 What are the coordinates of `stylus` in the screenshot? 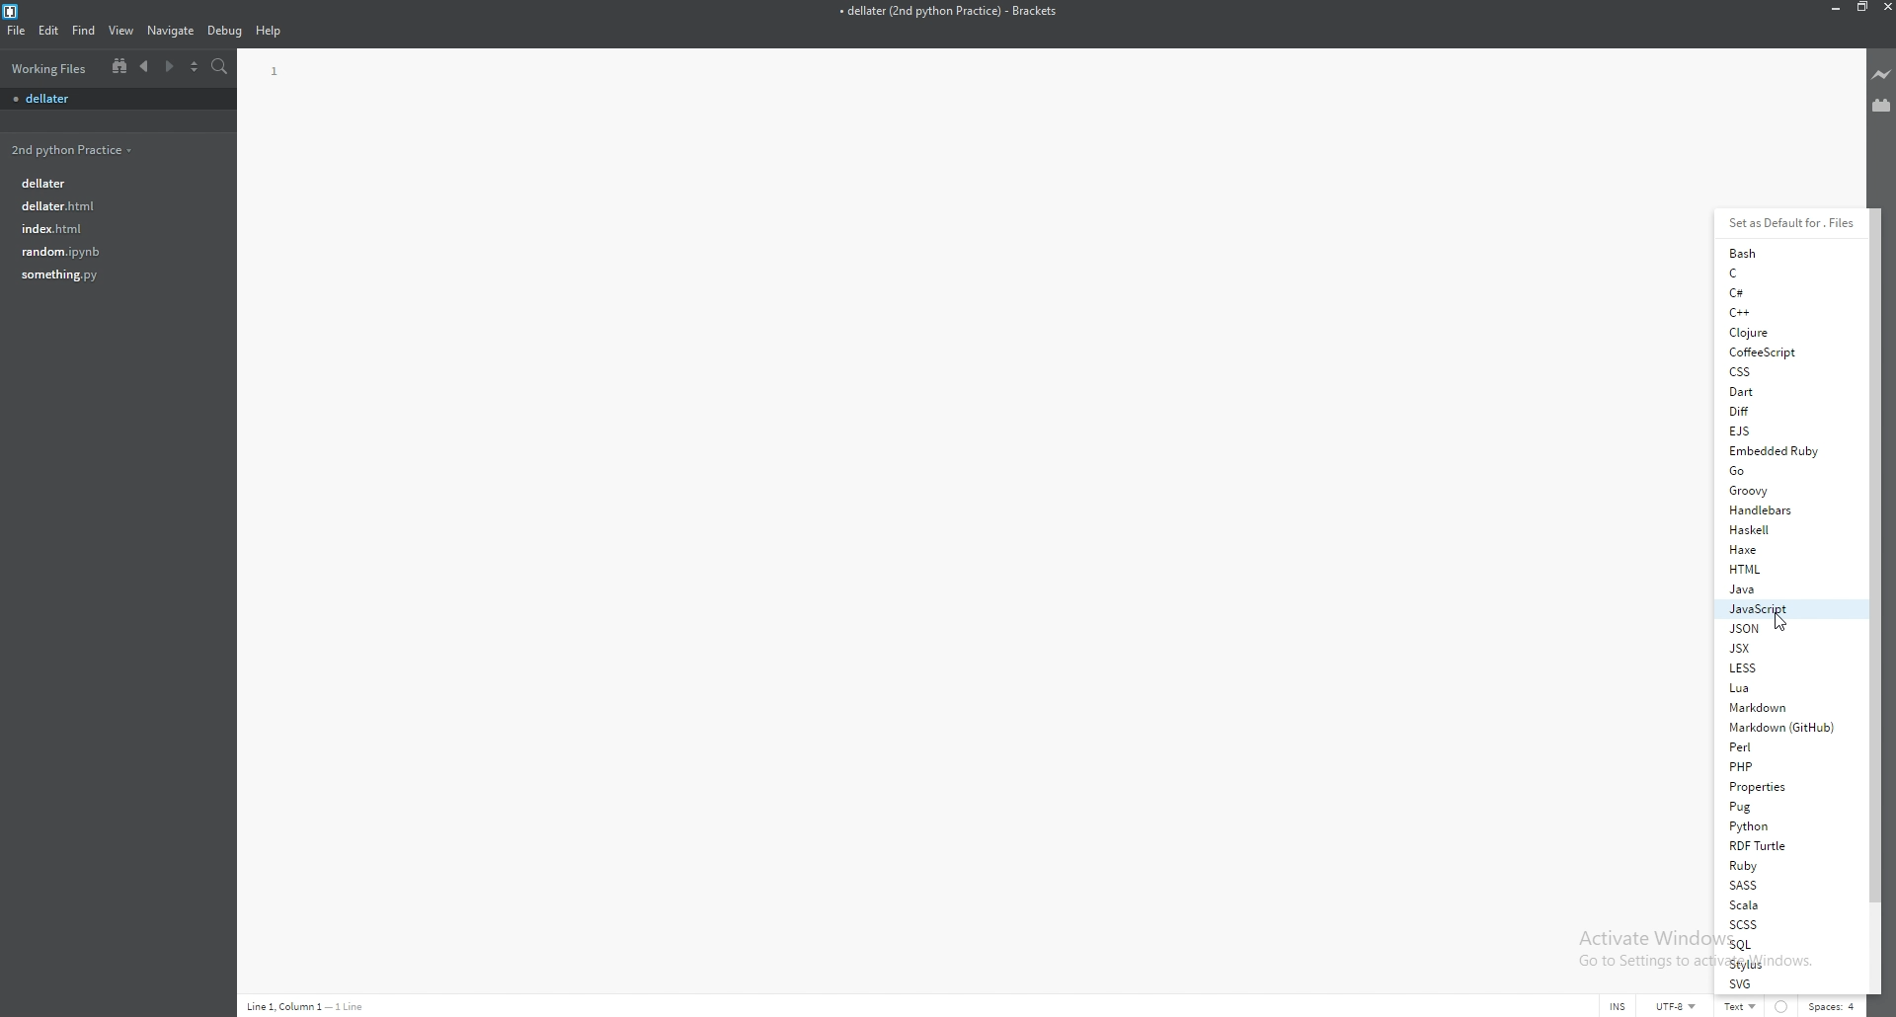 It's located at (1779, 964).